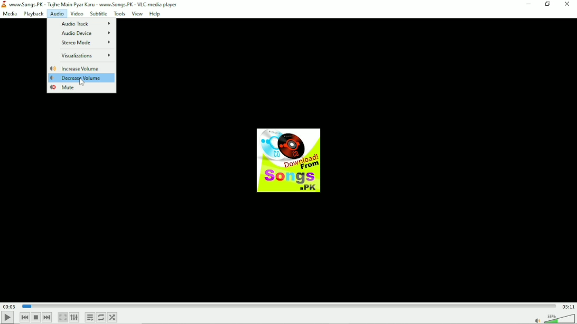 This screenshot has height=324, width=577. What do you see at coordinates (83, 23) in the screenshot?
I see `Audio track` at bounding box center [83, 23].